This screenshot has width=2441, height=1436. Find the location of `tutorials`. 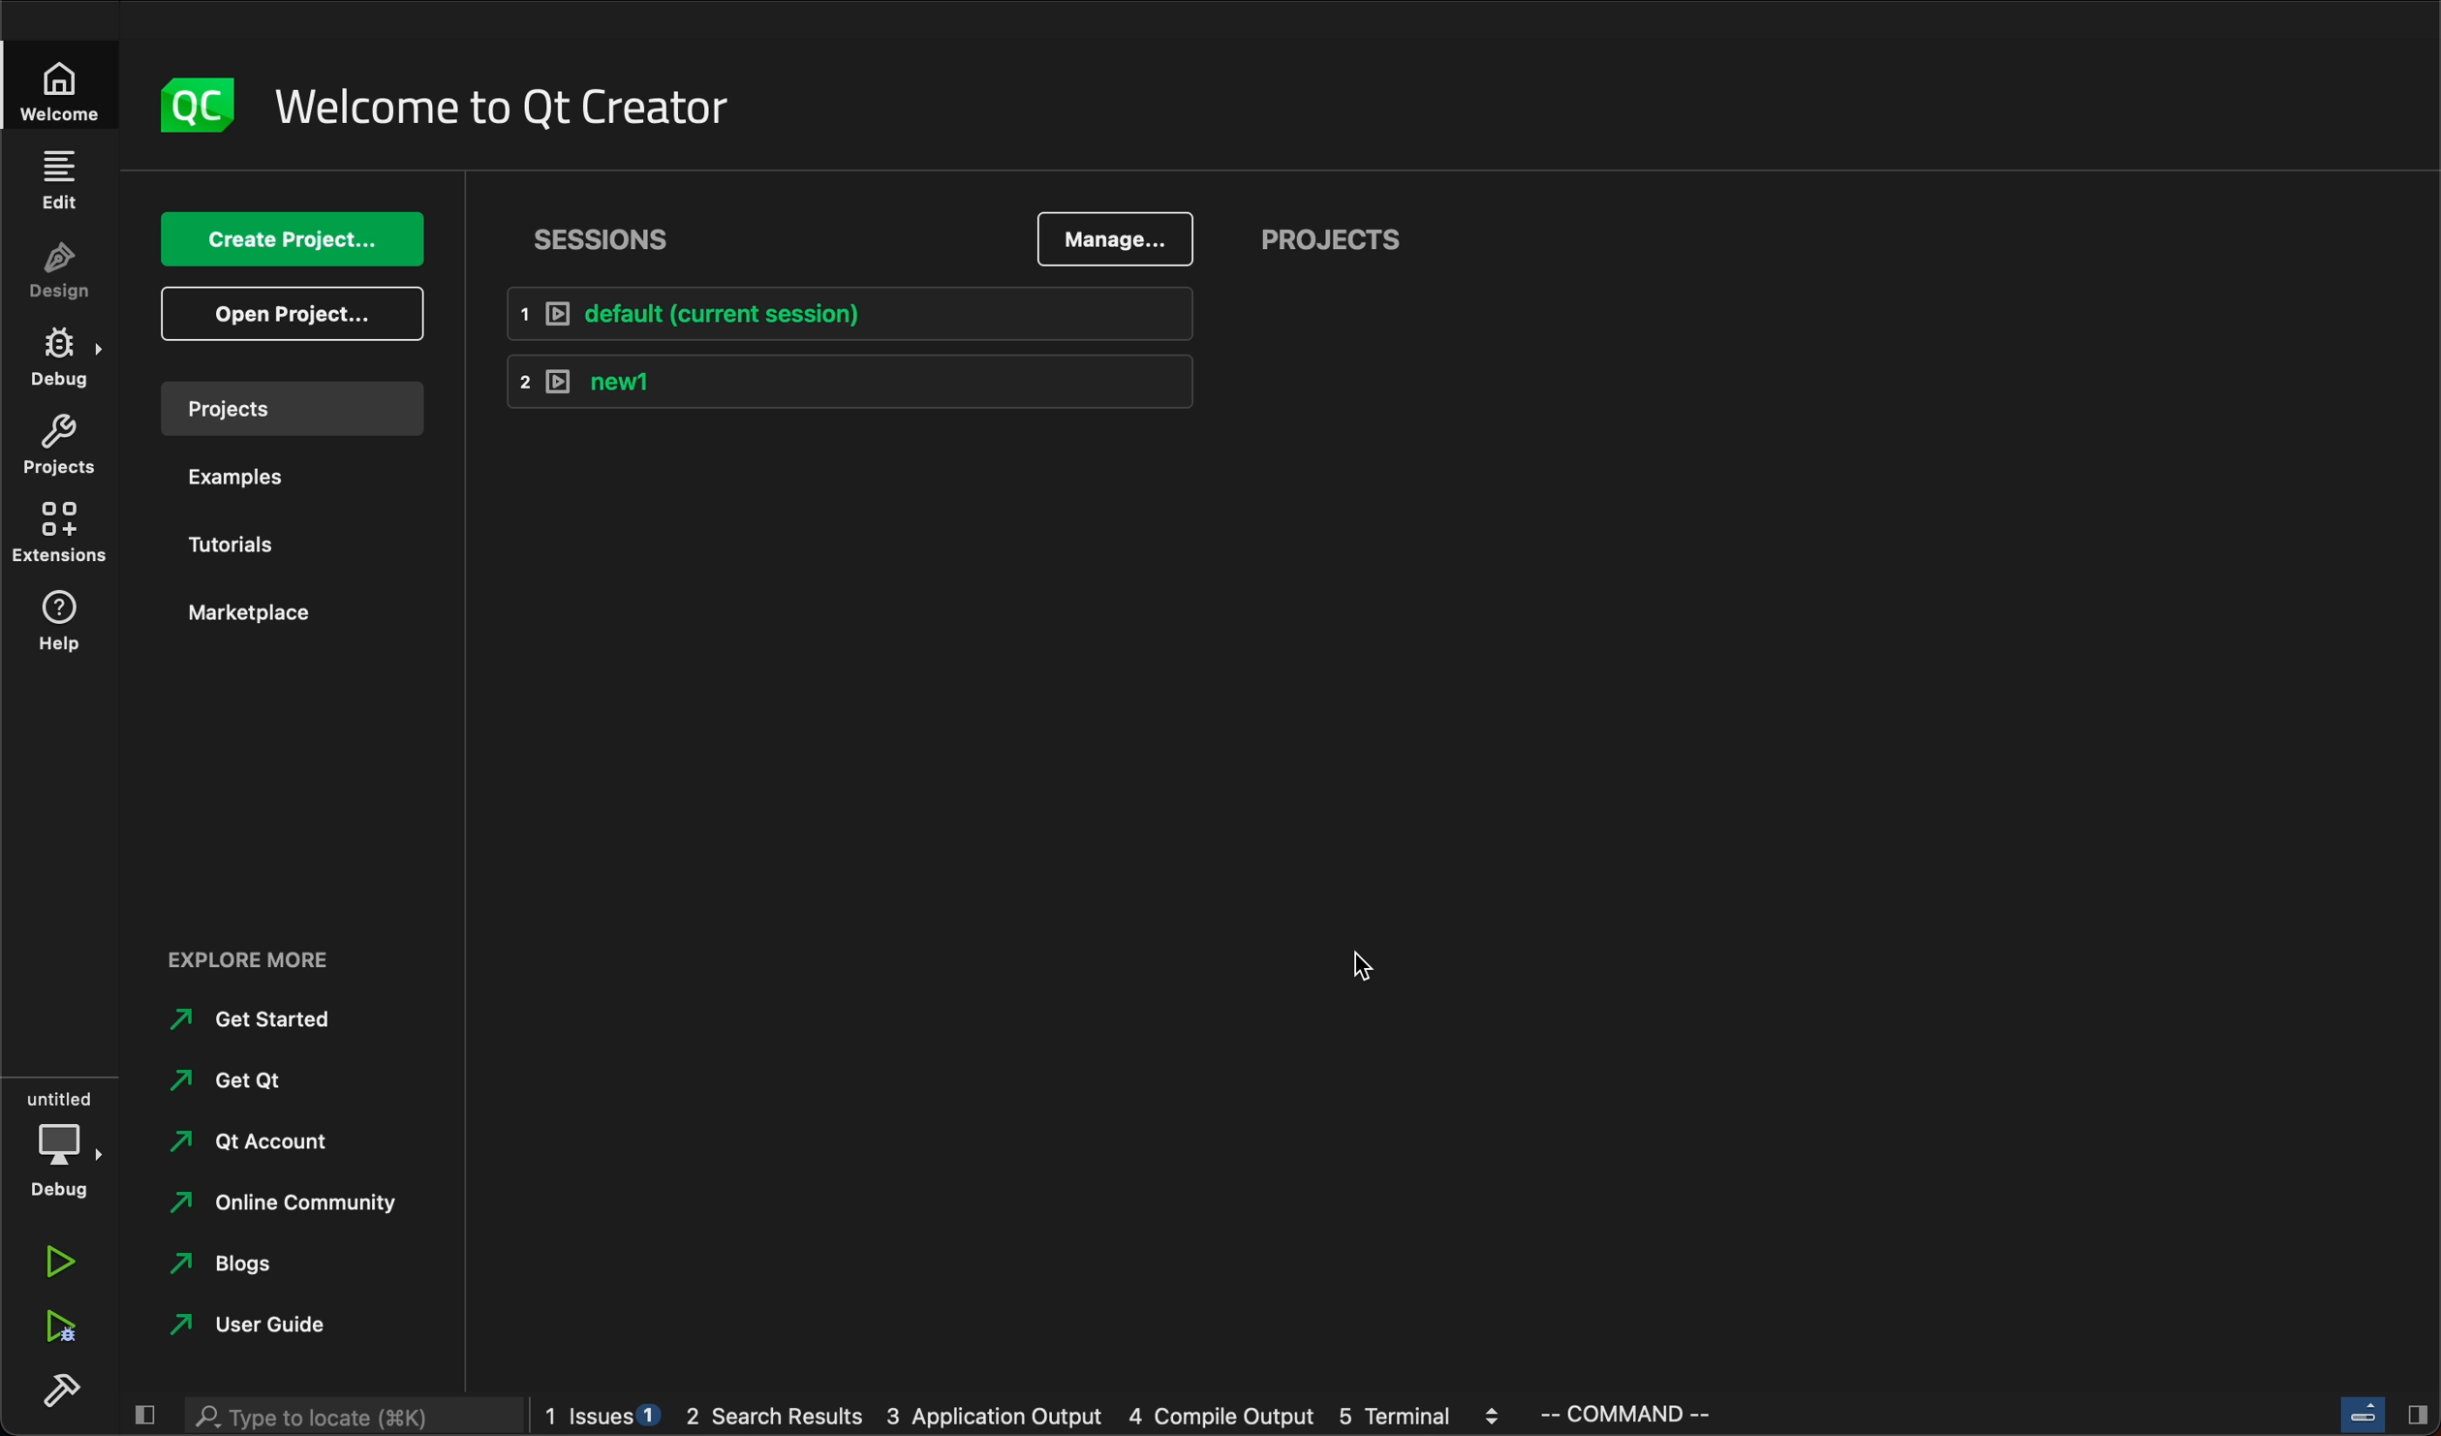

tutorials is located at coordinates (240, 541).